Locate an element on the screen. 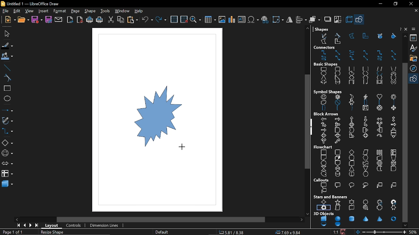 The height and width of the screenshot is (235, 419). Resize shape is located at coordinates (53, 232).